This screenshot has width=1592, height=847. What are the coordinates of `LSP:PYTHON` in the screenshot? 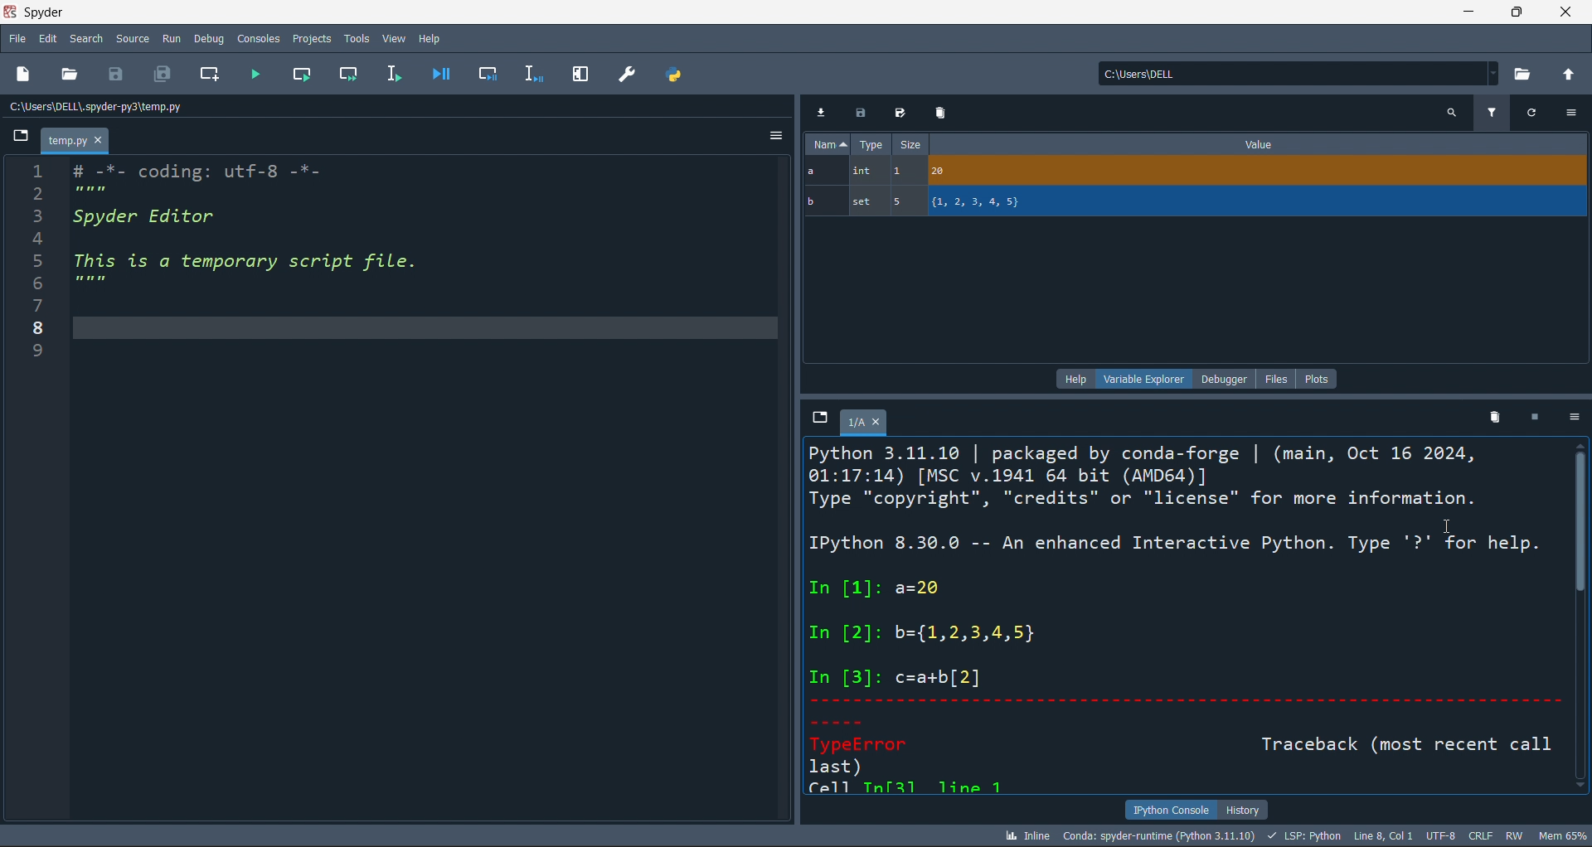 It's located at (1302, 836).